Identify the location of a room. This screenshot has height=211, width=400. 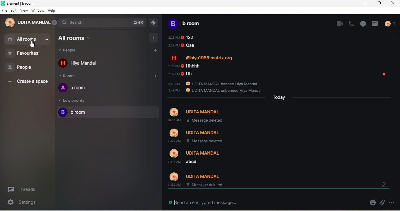
(76, 87).